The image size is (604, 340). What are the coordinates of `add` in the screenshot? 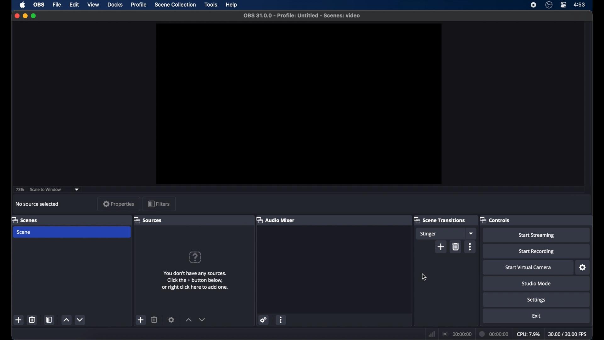 It's located at (140, 320).